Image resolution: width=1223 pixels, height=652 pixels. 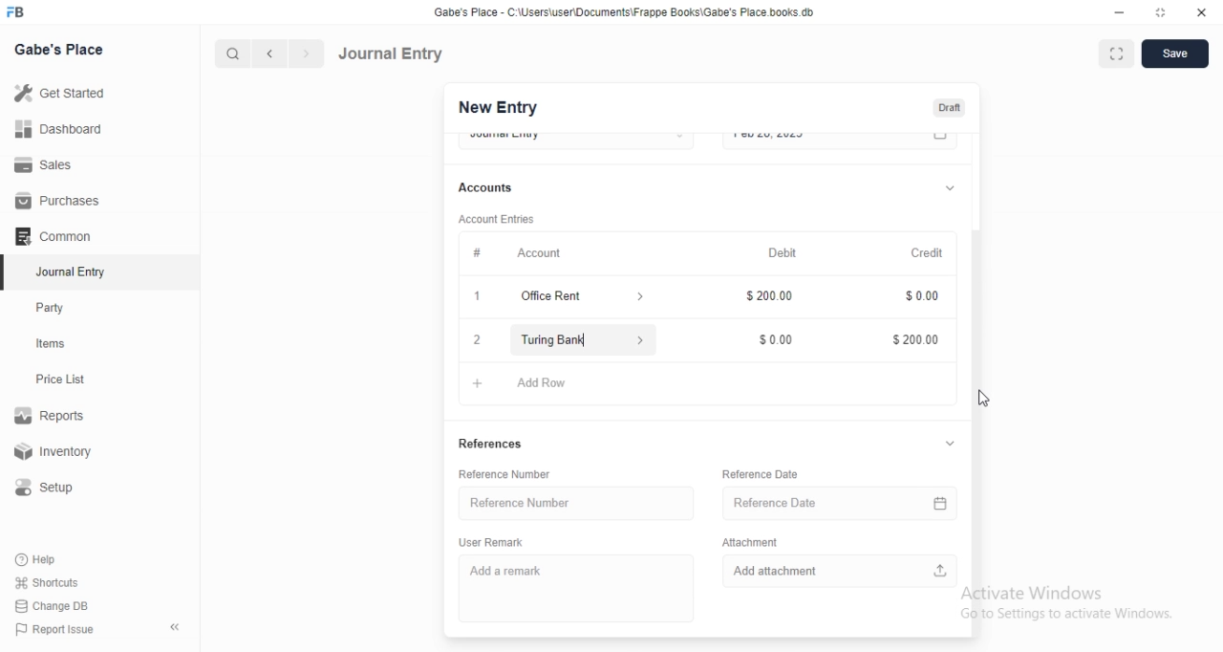 I want to click on ‘Attachment, so click(x=765, y=542).